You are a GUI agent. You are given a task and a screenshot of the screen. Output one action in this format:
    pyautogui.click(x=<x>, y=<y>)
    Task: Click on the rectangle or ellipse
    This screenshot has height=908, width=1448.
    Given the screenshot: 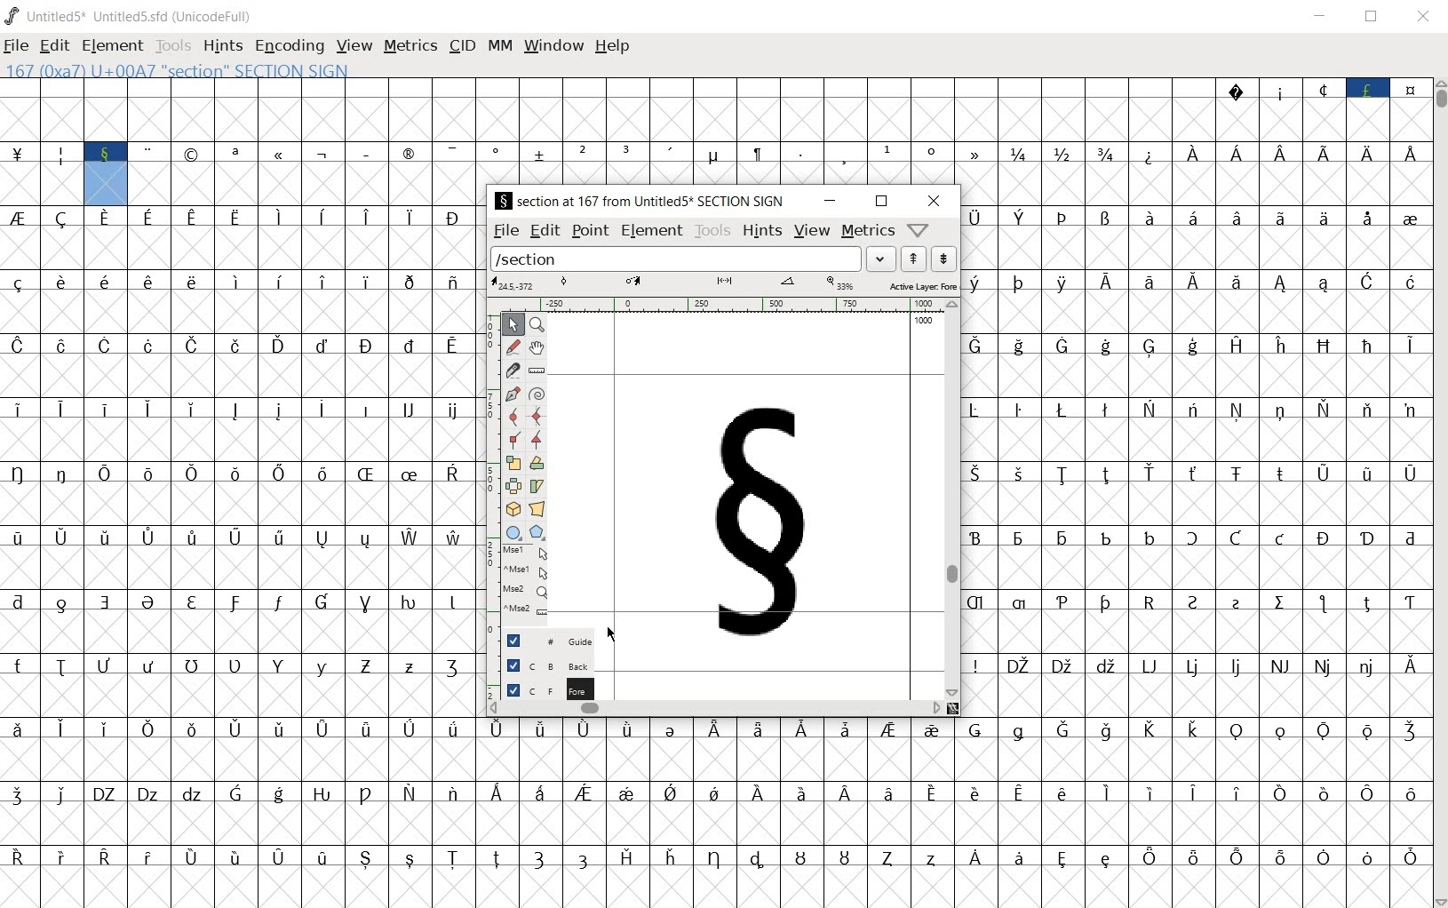 What is the action you would take?
    pyautogui.click(x=513, y=533)
    